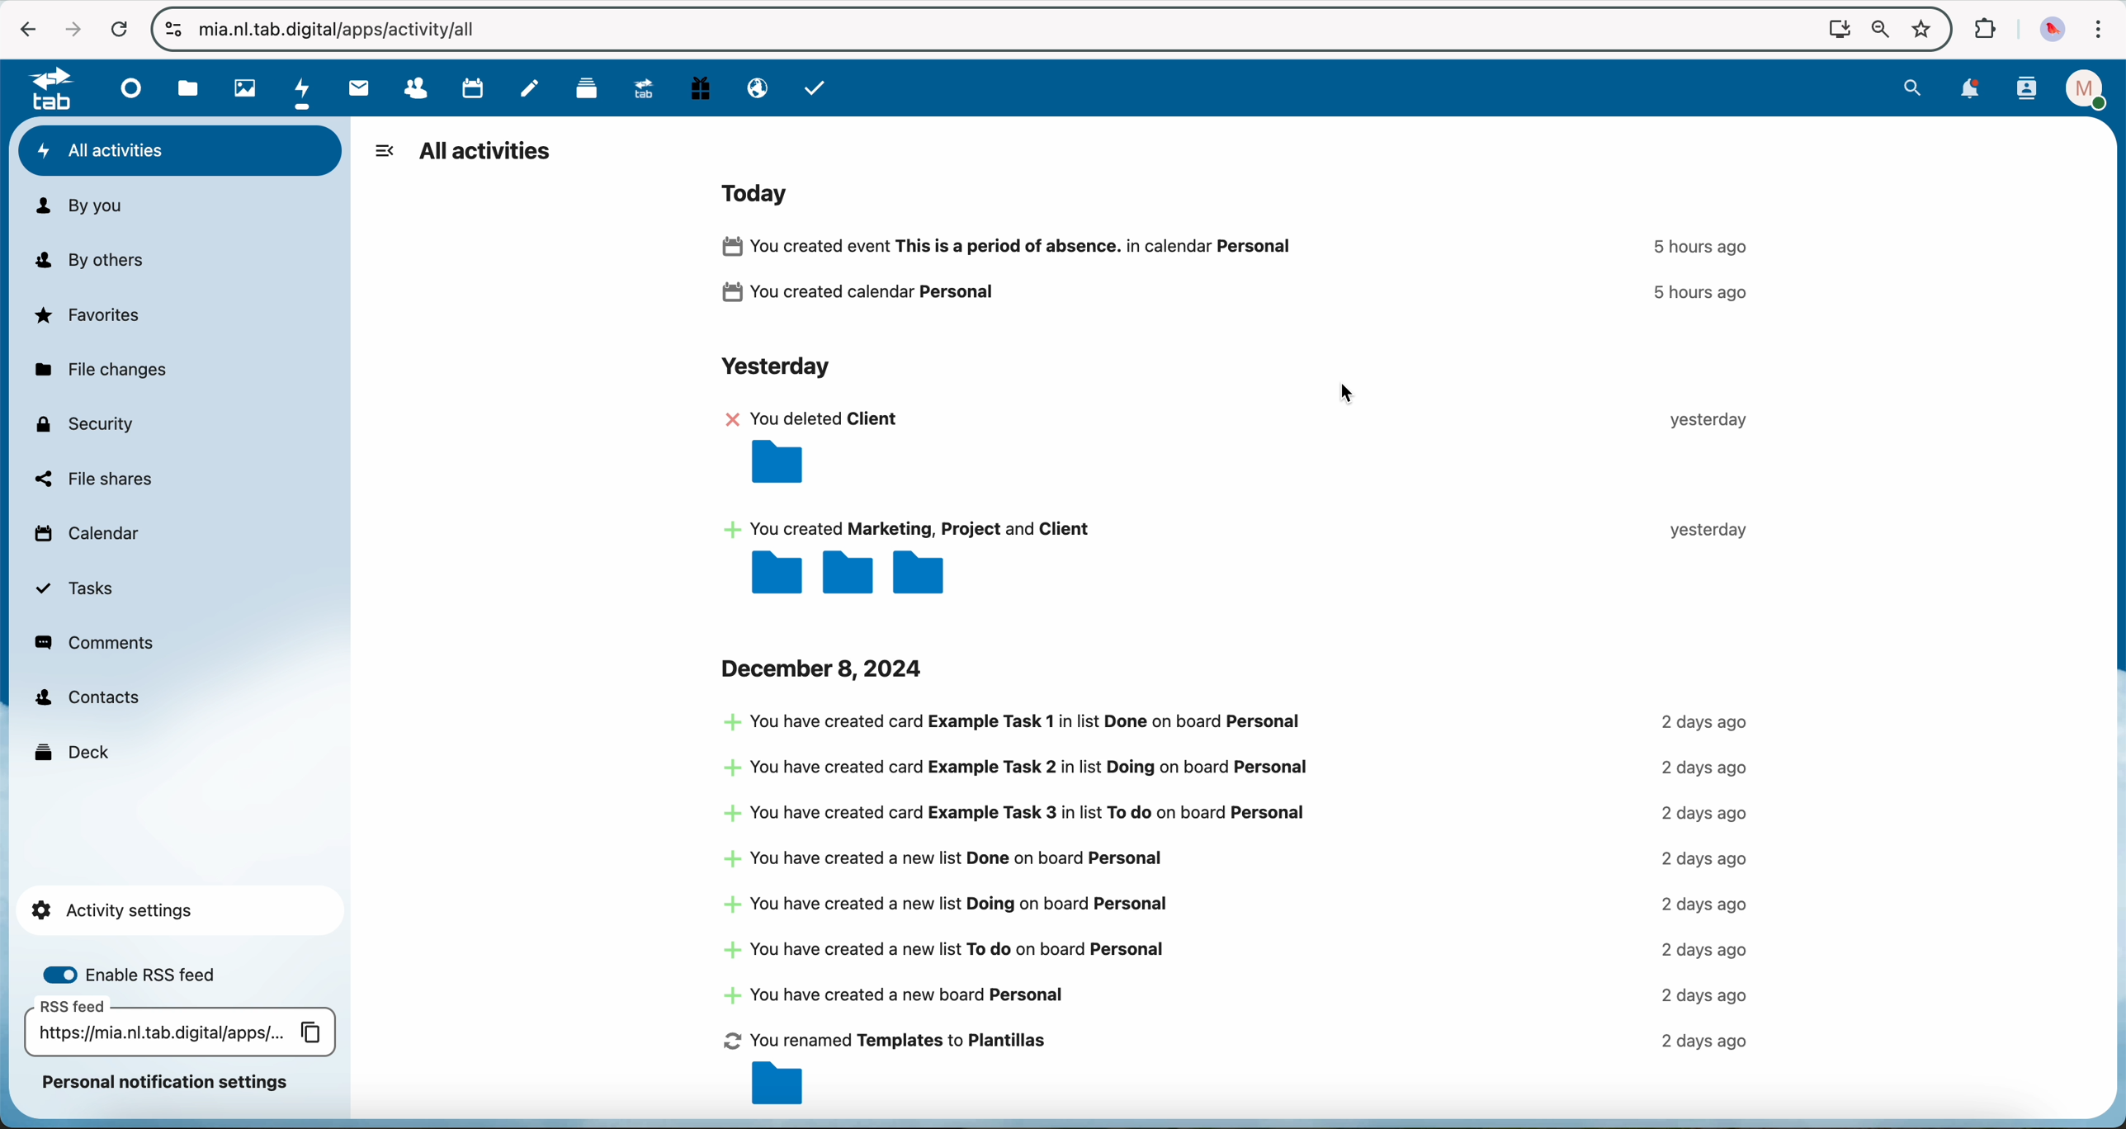  I want to click on calendar, so click(466, 87).